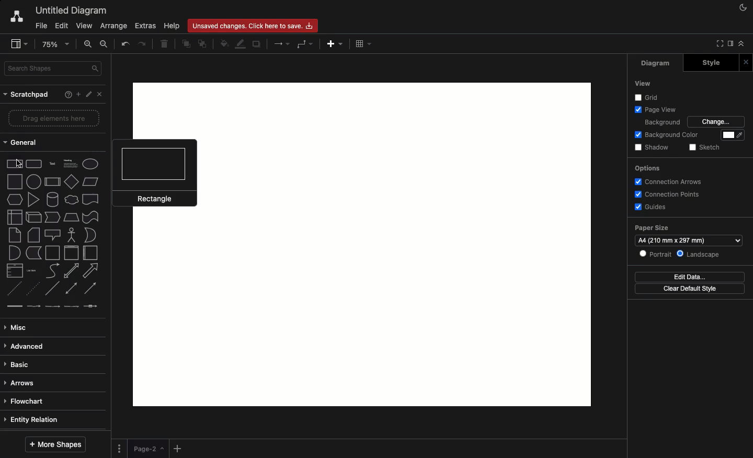 This screenshot has height=458, width=753. I want to click on Sketch, so click(706, 147).